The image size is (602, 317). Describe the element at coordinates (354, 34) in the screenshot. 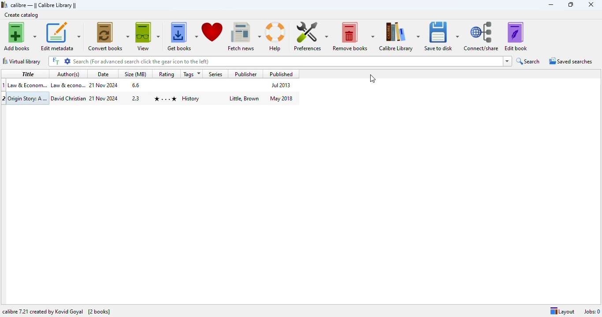

I see `remove books` at that location.